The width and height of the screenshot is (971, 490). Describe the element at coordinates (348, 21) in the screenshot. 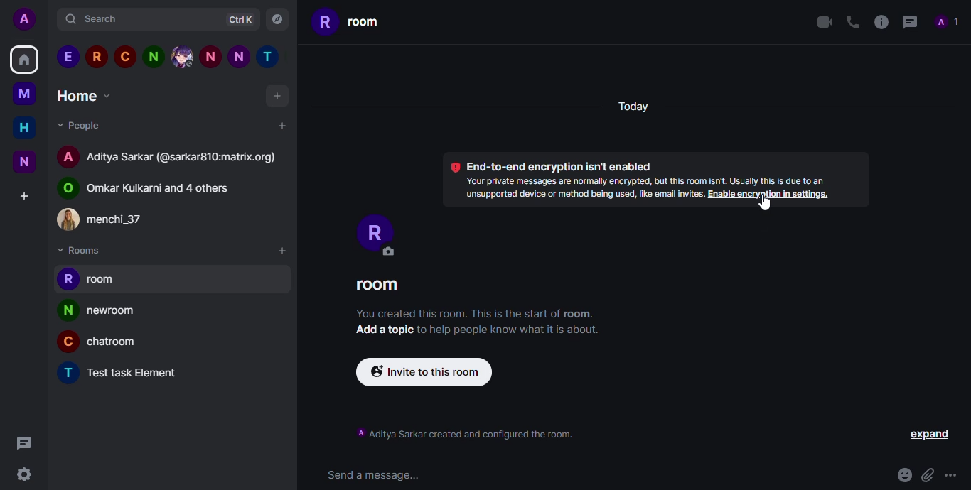

I see `room` at that location.